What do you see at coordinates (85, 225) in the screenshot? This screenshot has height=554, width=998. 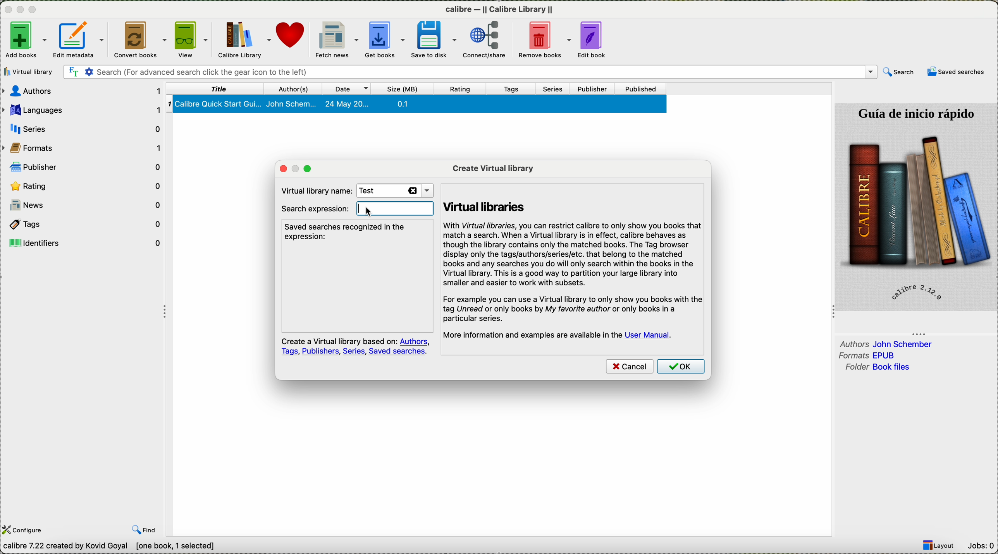 I see `tags` at bounding box center [85, 225].